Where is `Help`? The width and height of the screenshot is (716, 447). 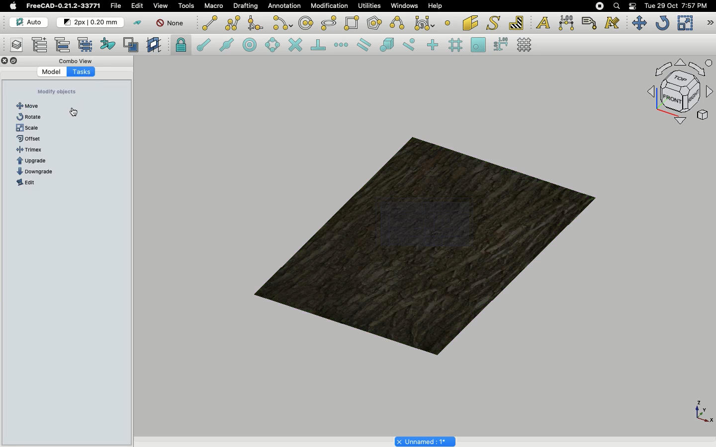
Help is located at coordinates (435, 5).